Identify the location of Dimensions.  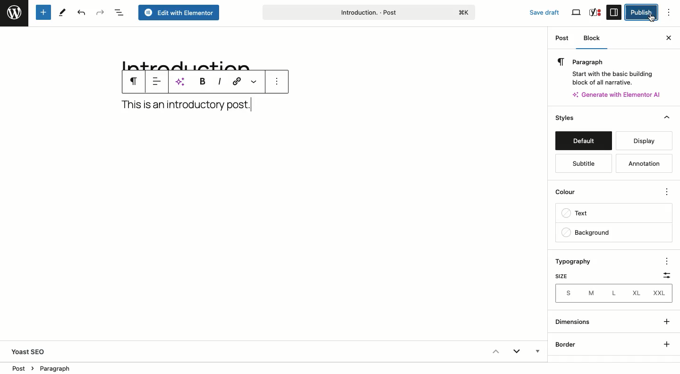
(575, 322).